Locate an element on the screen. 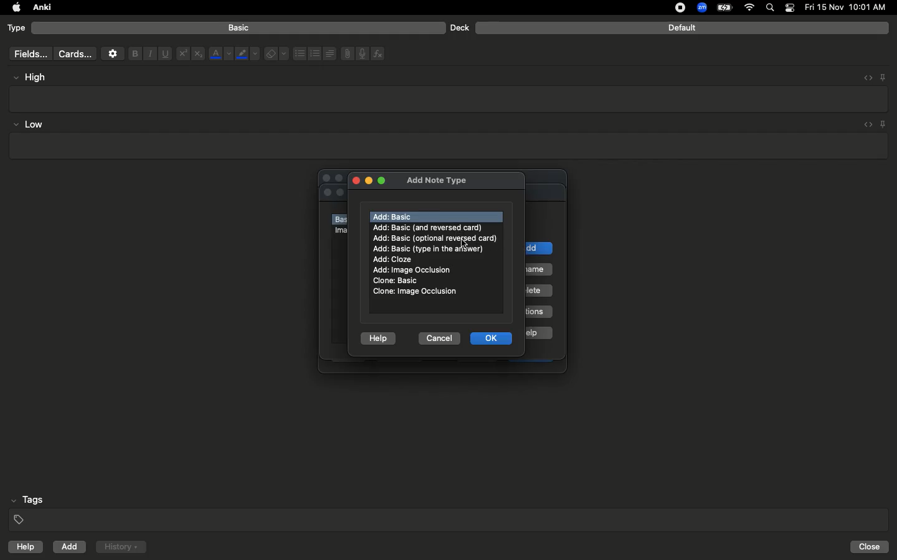  Search is located at coordinates (772, 8).